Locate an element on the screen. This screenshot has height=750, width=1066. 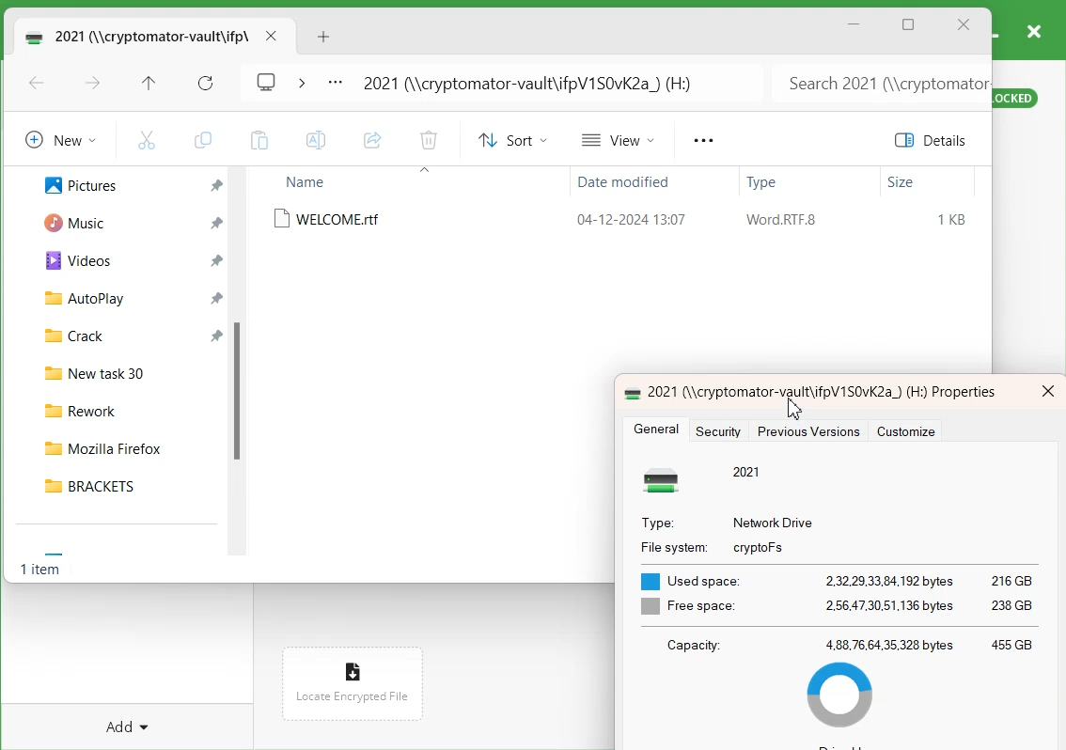
Close is located at coordinates (964, 25).